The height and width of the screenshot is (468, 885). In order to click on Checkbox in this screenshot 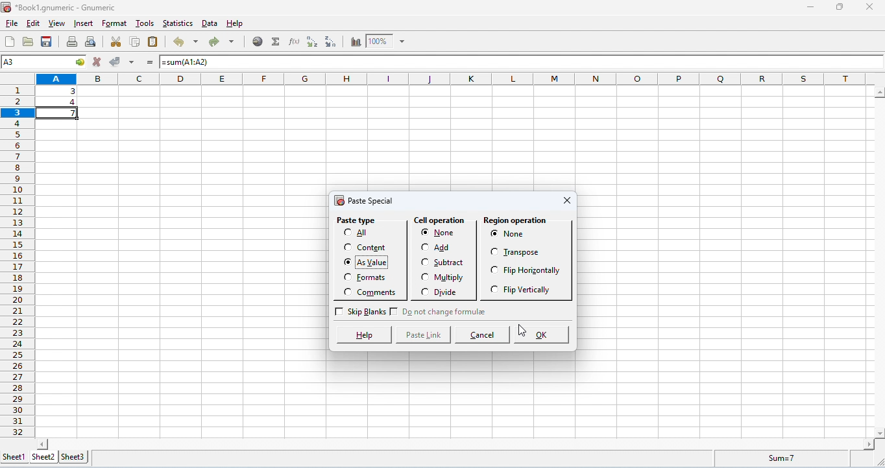, I will do `click(494, 233)`.